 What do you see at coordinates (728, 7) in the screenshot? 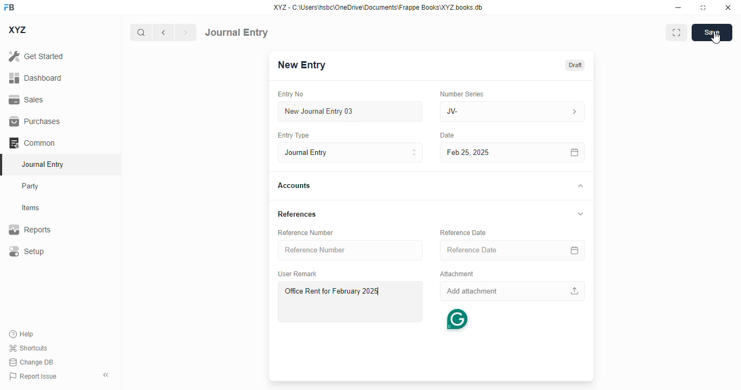
I see `close` at bounding box center [728, 7].